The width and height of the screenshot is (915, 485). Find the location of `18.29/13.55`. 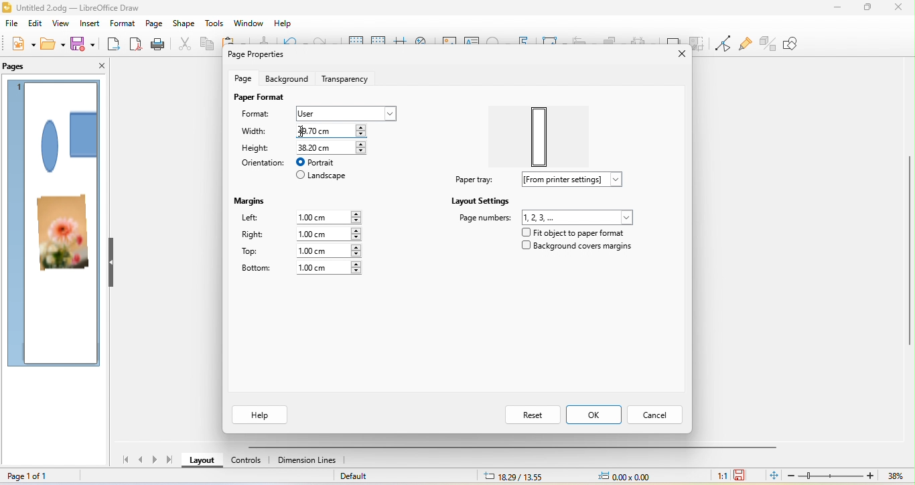

18.29/13.55 is located at coordinates (508, 477).